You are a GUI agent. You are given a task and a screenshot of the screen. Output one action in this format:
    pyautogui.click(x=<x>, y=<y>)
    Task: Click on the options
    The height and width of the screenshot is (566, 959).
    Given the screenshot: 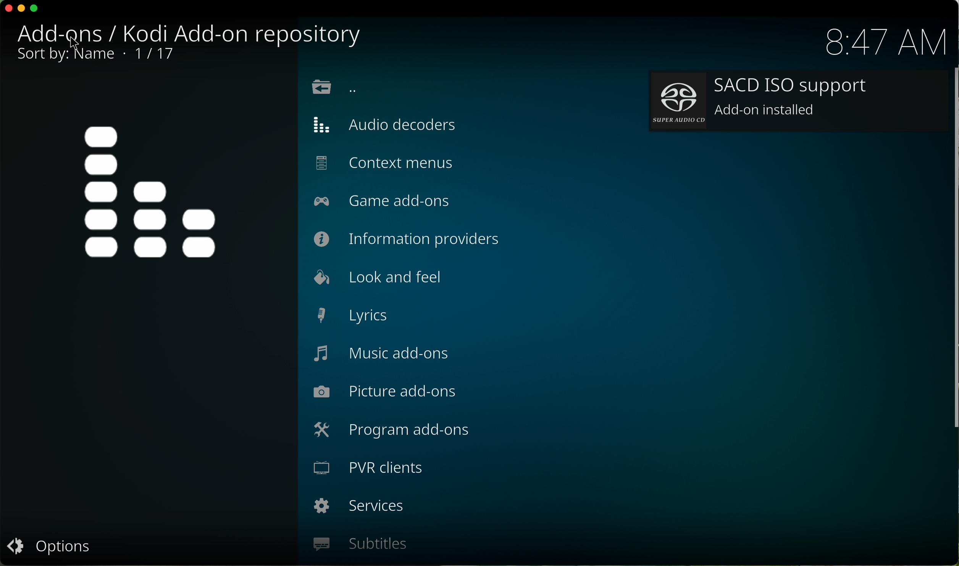 What is the action you would take?
    pyautogui.click(x=48, y=549)
    